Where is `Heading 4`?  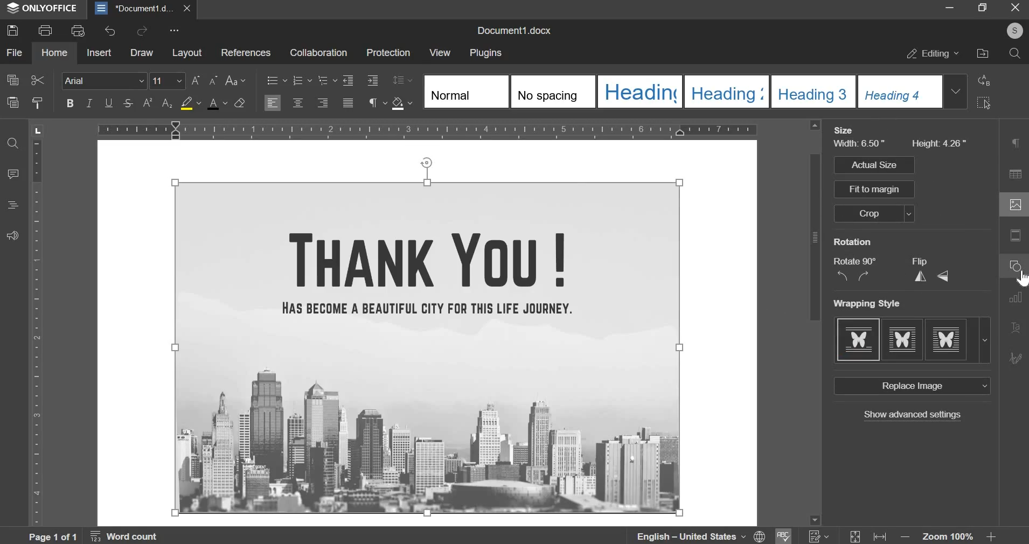 Heading 4 is located at coordinates (898, 92).